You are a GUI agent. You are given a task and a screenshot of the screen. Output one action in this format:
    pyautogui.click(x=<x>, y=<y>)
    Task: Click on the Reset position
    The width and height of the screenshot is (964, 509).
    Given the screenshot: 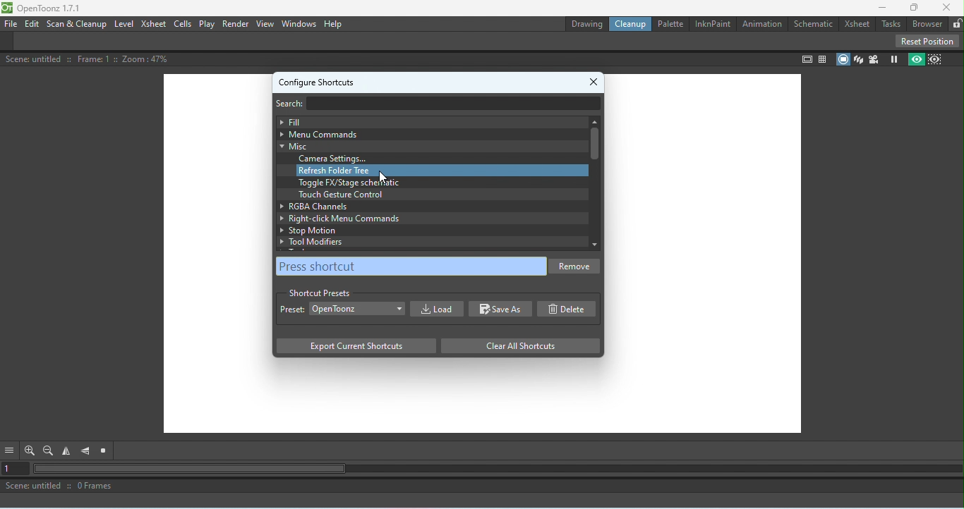 What is the action you would take?
    pyautogui.click(x=927, y=40)
    